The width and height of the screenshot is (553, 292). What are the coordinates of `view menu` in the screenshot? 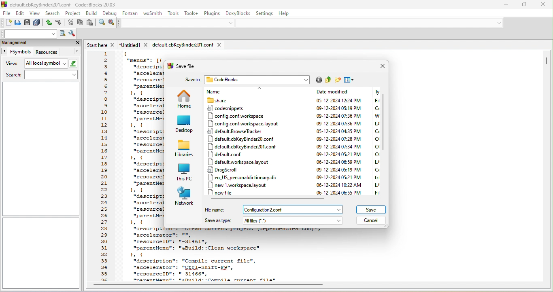 It's located at (349, 80).